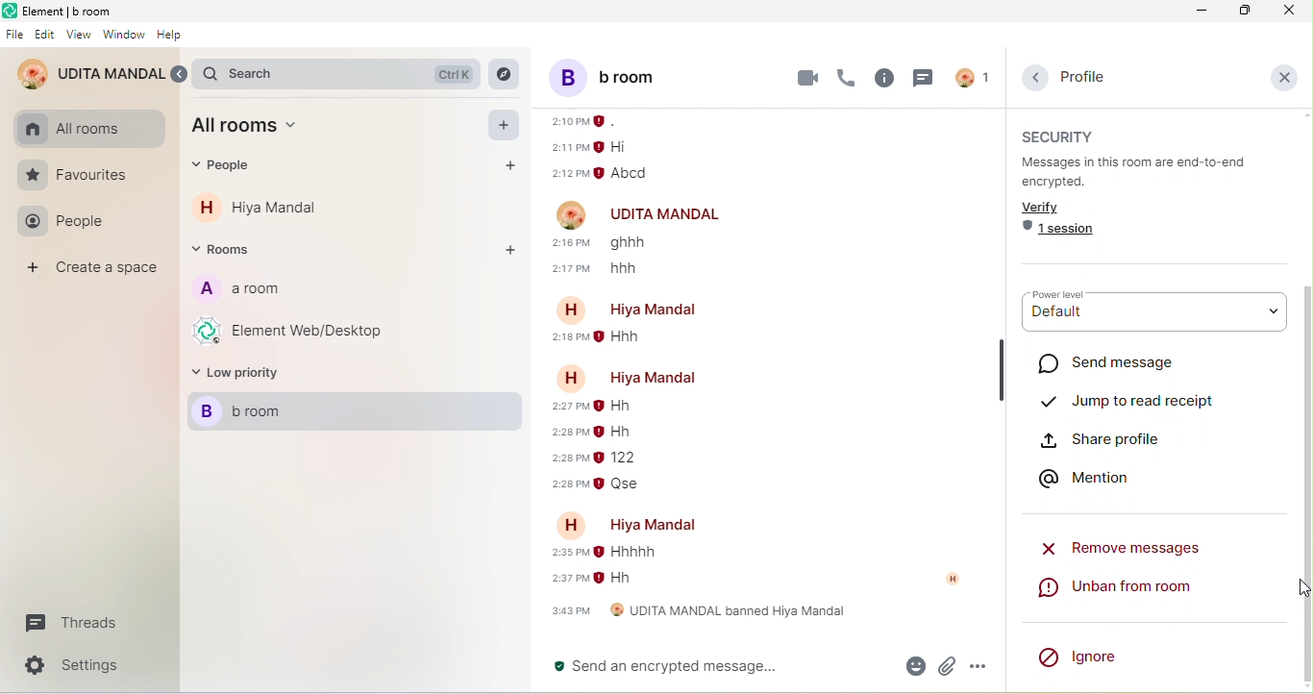  Describe the element at coordinates (568, 459) in the screenshot. I see `sending message time` at that location.